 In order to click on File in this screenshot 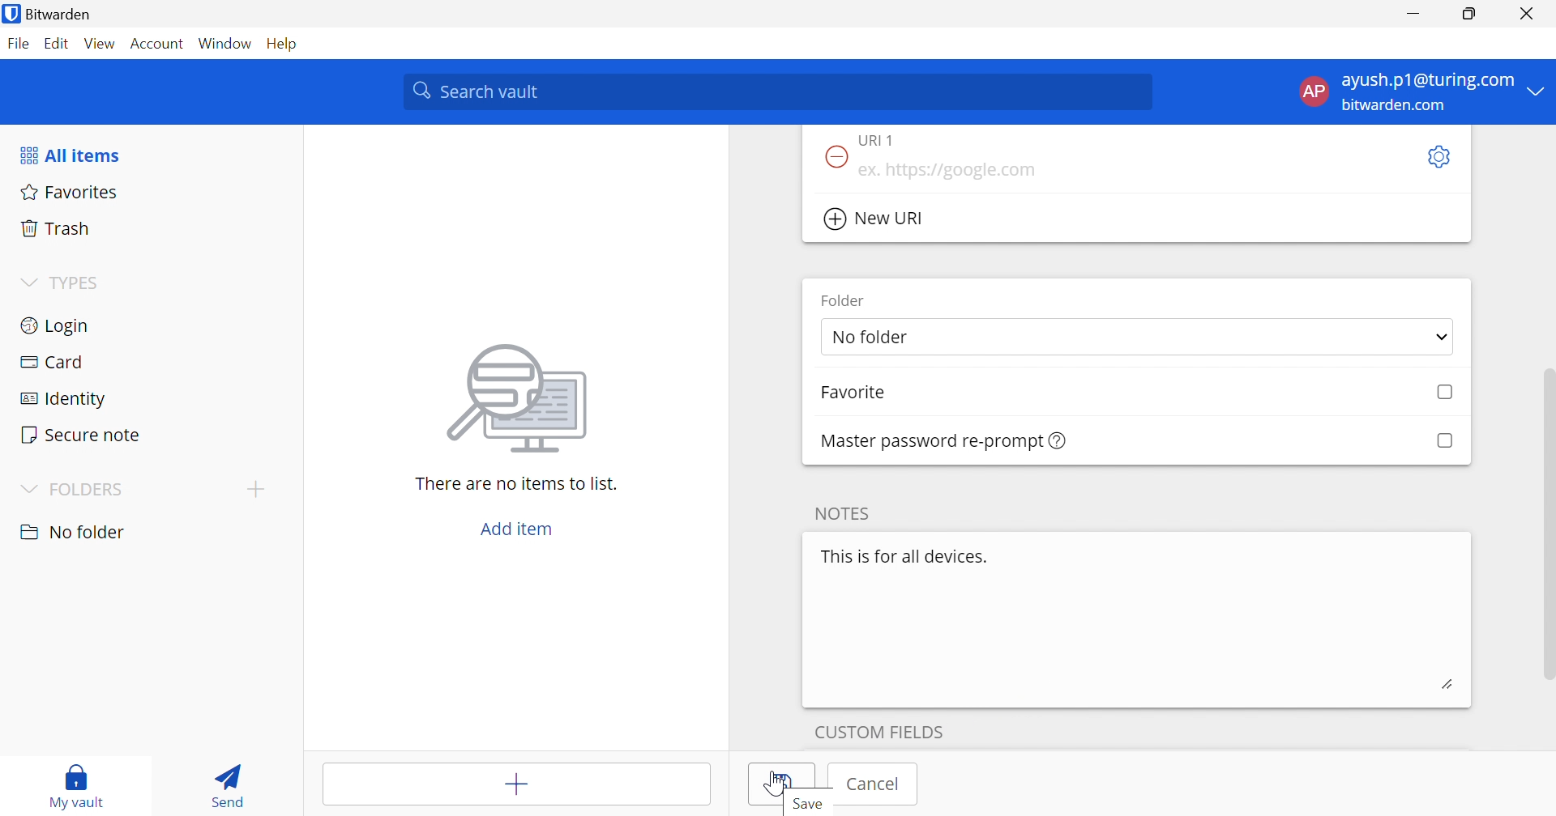, I will do `click(18, 43)`.